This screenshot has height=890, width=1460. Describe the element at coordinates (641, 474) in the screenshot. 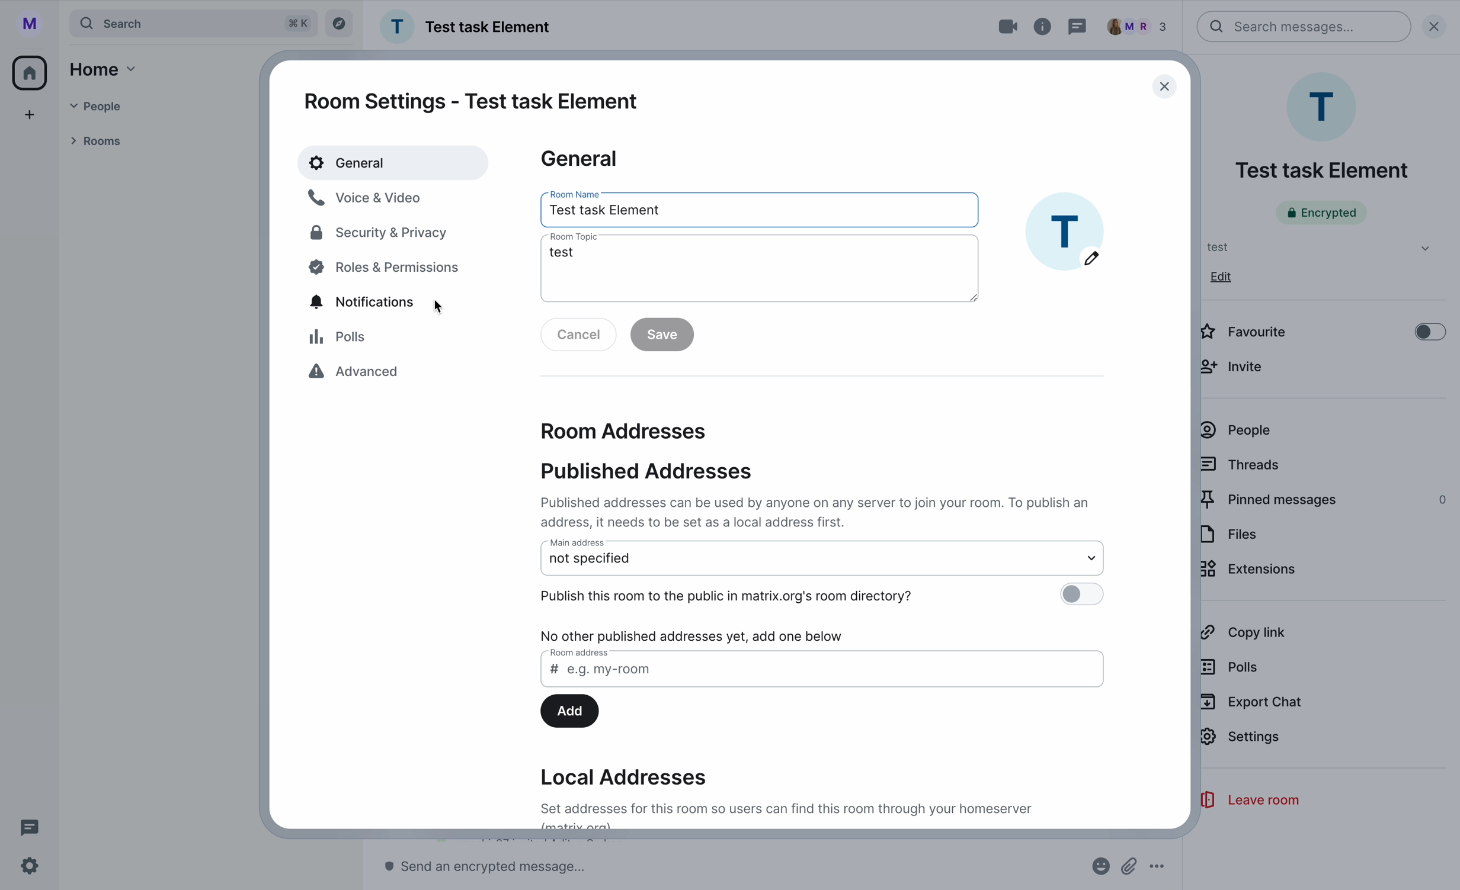

I see `published addresses` at that location.